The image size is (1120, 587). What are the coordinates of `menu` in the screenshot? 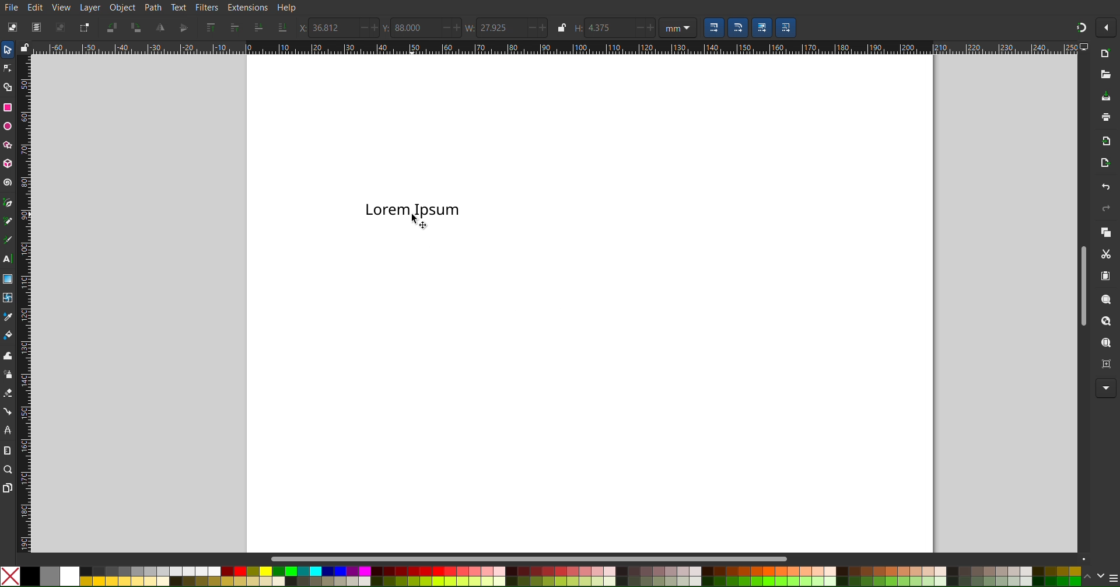 It's located at (1113, 577).